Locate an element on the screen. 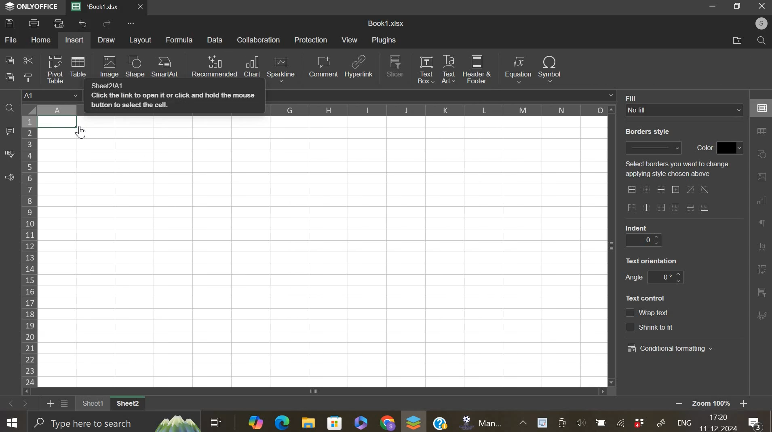 Image resolution: width=772 pixels, height=432 pixels. cell name is located at coordinates (52, 96).